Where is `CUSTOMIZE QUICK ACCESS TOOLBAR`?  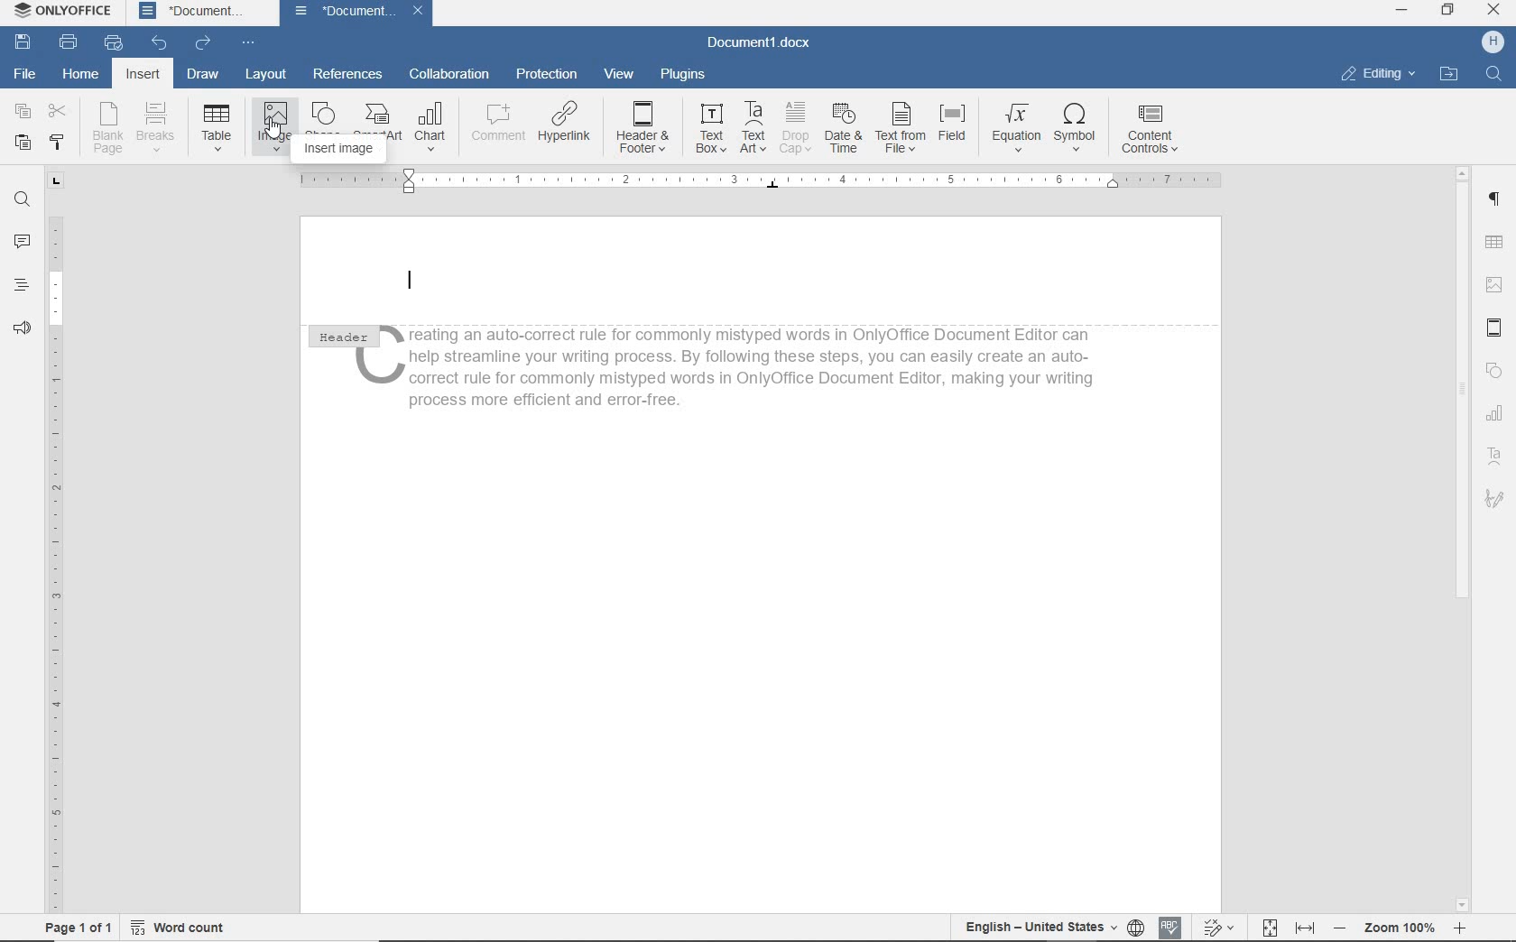
CUSTOMIZE QUICK ACCESS TOOLBAR is located at coordinates (245, 42).